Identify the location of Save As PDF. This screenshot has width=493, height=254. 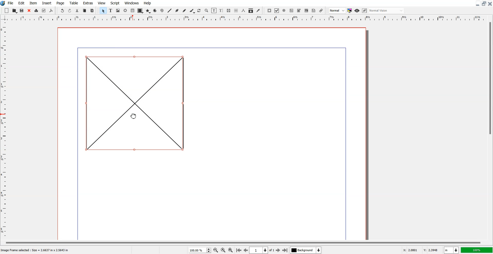
(51, 11).